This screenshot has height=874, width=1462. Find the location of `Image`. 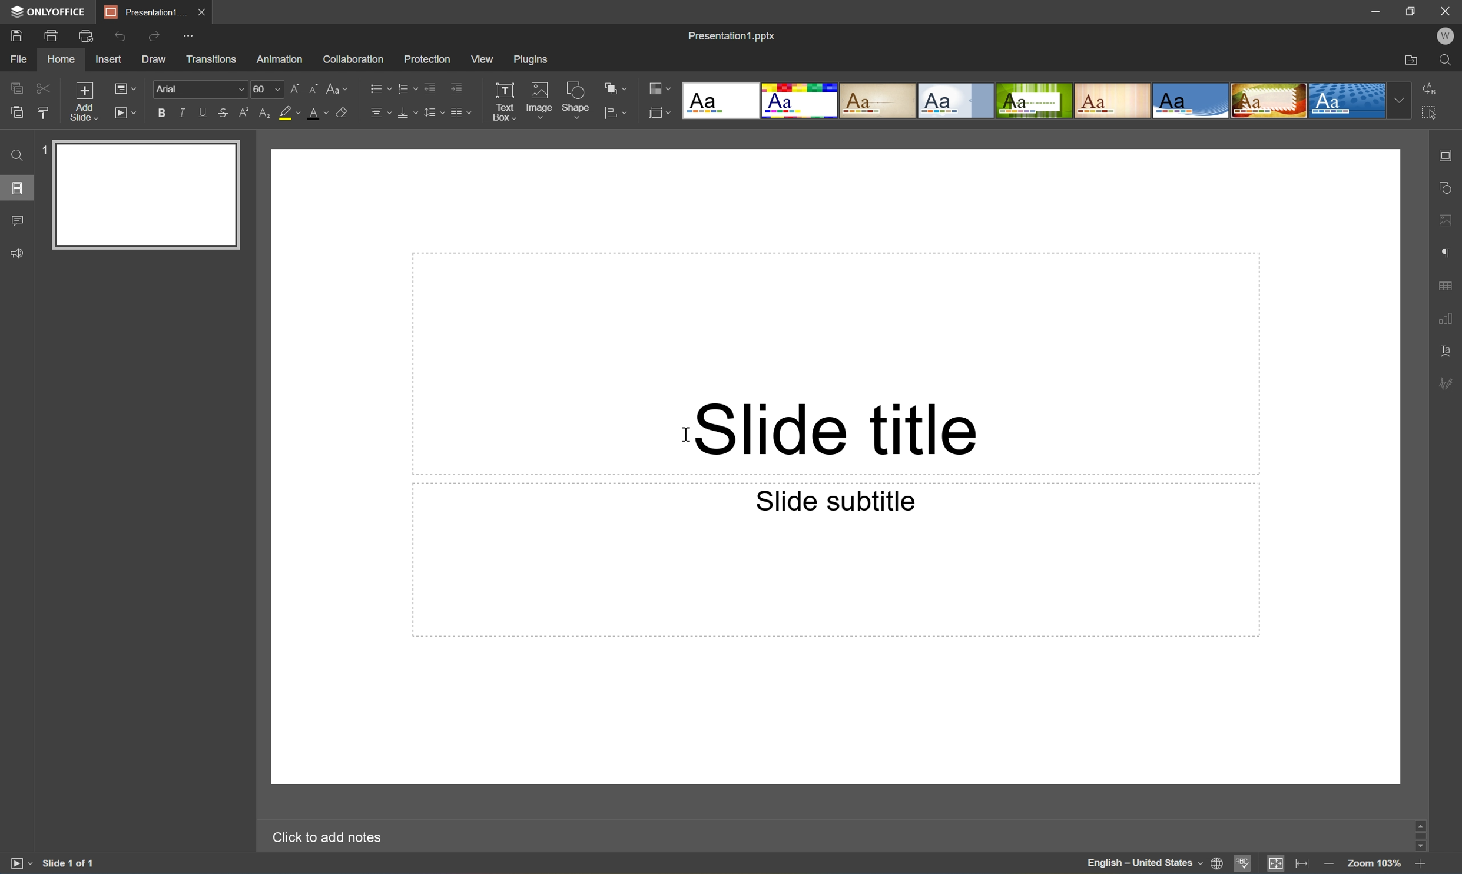

Image is located at coordinates (538, 100).